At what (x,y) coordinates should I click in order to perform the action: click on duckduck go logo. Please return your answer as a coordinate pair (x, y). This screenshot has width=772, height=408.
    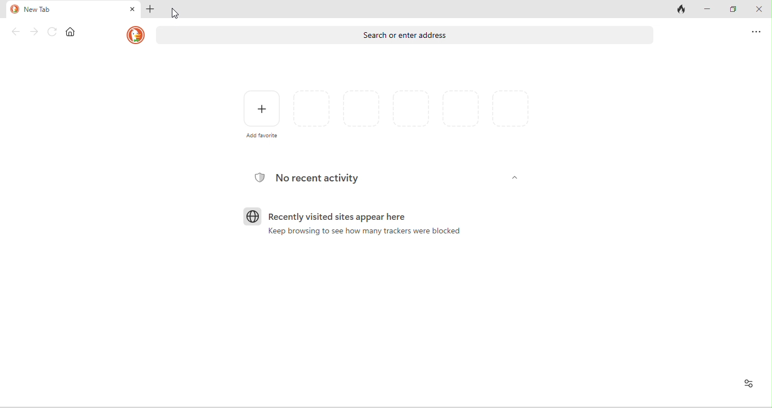
    Looking at the image, I should click on (14, 9).